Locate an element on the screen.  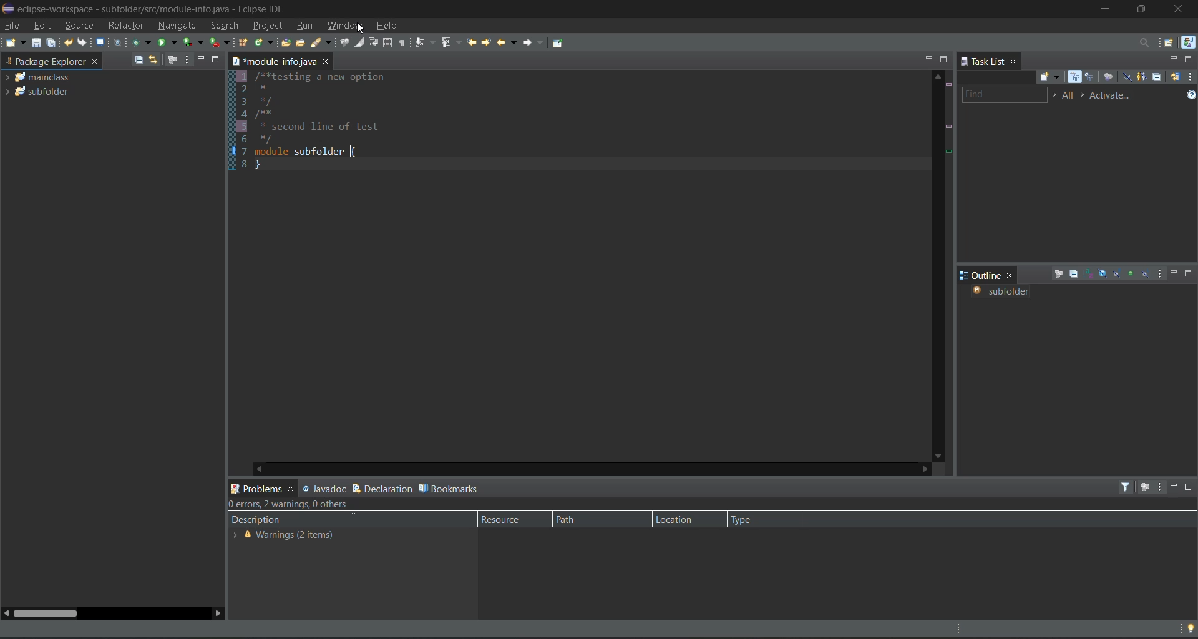
collapse all is located at coordinates (1160, 76).